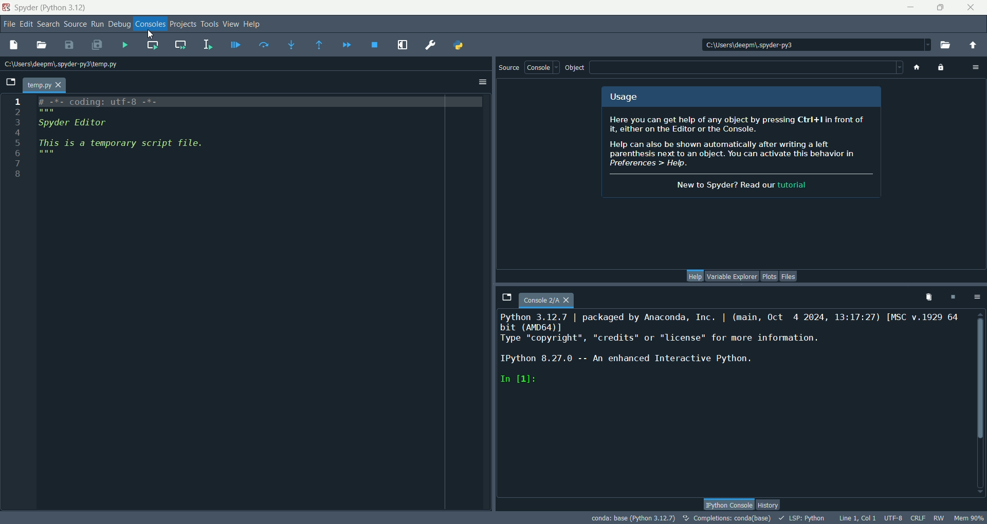  What do you see at coordinates (789, 276) in the screenshot?
I see `files` at bounding box center [789, 276].